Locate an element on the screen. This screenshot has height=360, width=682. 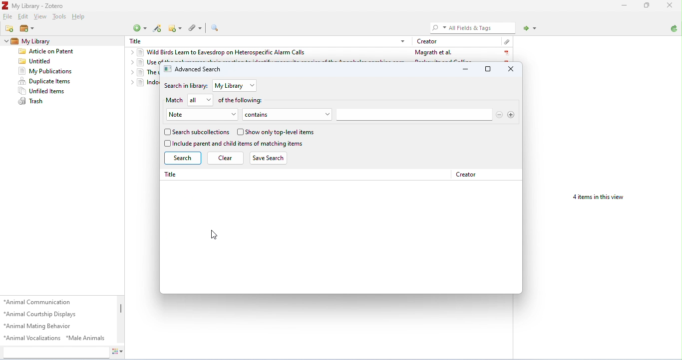
advanced search is located at coordinates (193, 69).